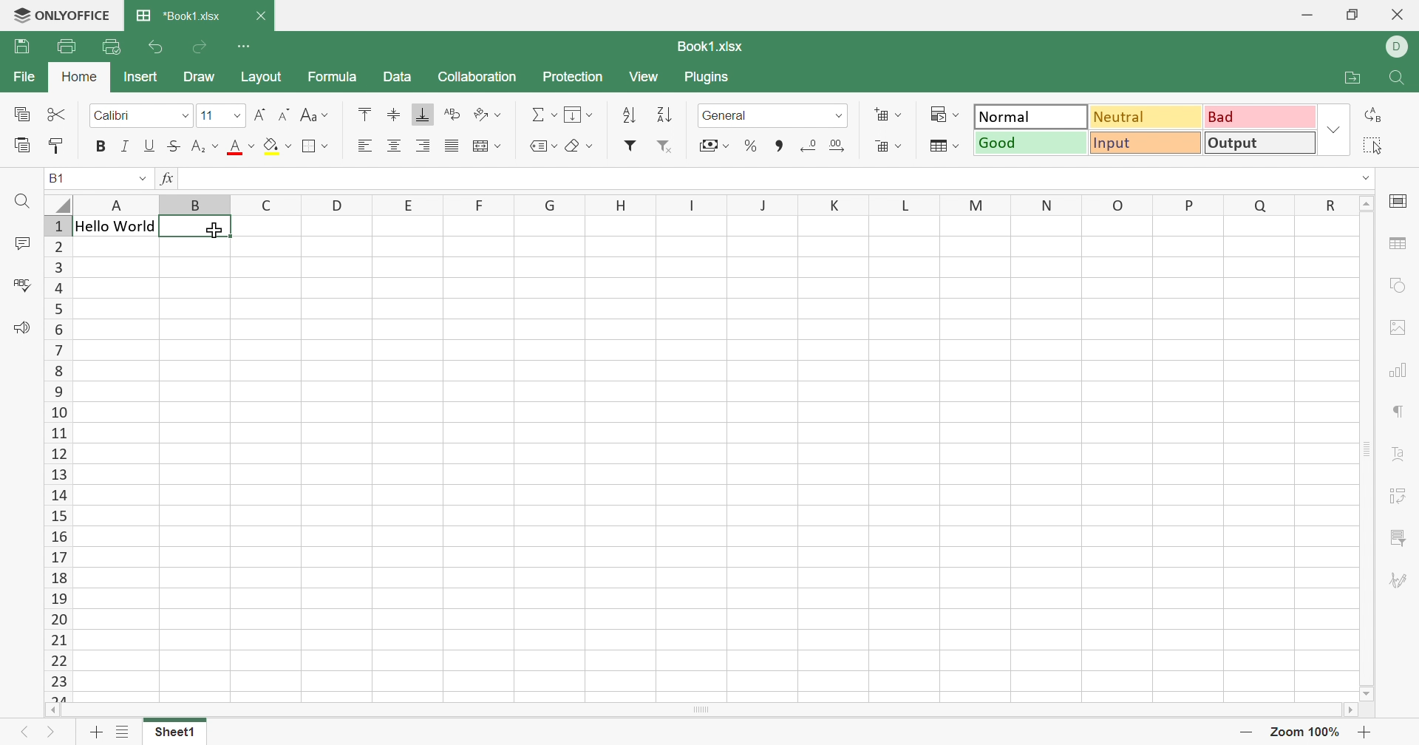 This screenshot has height=745, width=1419. Describe the element at coordinates (942, 113) in the screenshot. I see `Conditional formatting` at that location.